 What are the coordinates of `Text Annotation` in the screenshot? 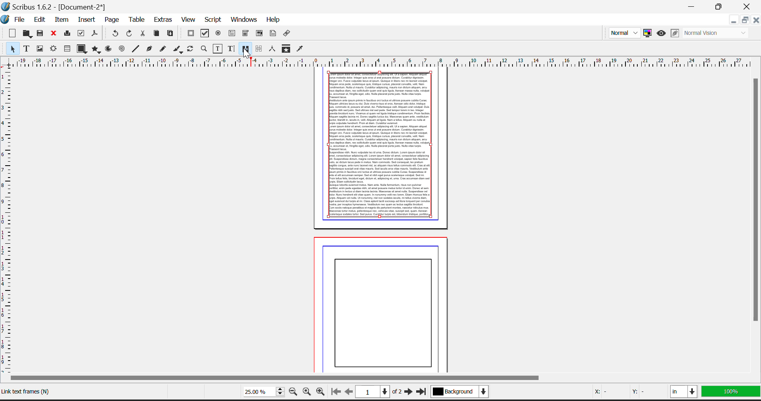 It's located at (274, 34).